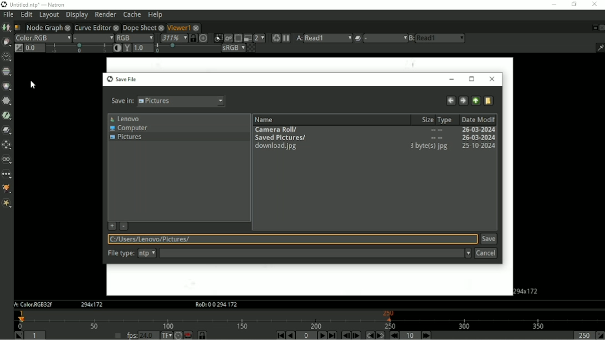 Image resolution: width=605 pixels, height=340 pixels. I want to click on Go back, so click(450, 101).